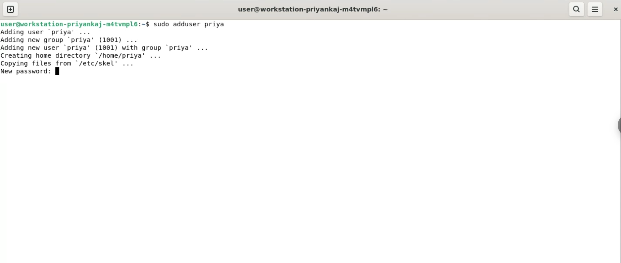 The height and width of the screenshot is (263, 621). What do you see at coordinates (11, 9) in the screenshot?
I see `new tab` at bounding box center [11, 9].